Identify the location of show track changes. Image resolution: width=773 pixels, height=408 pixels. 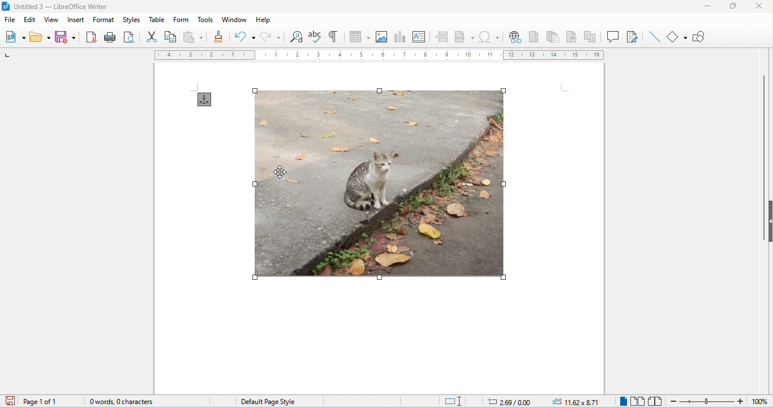
(633, 37).